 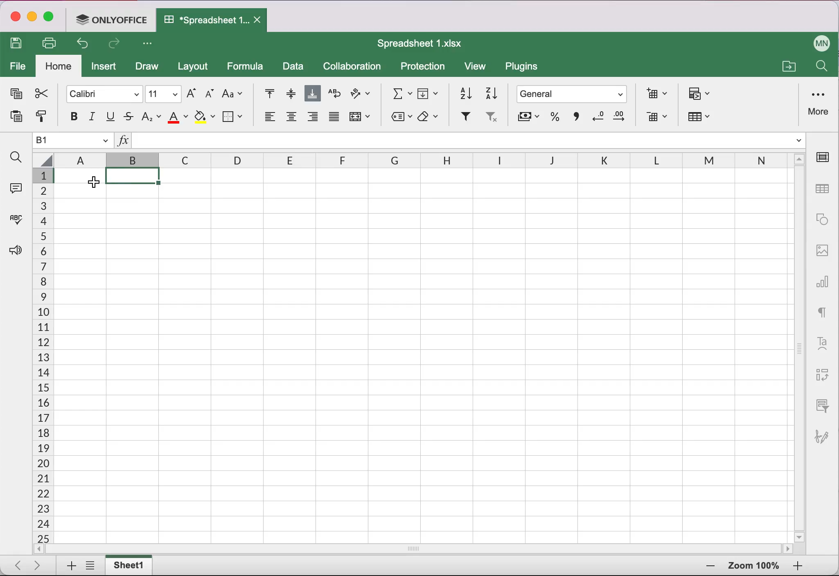 I want to click on Close, so click(x=259, y=20).